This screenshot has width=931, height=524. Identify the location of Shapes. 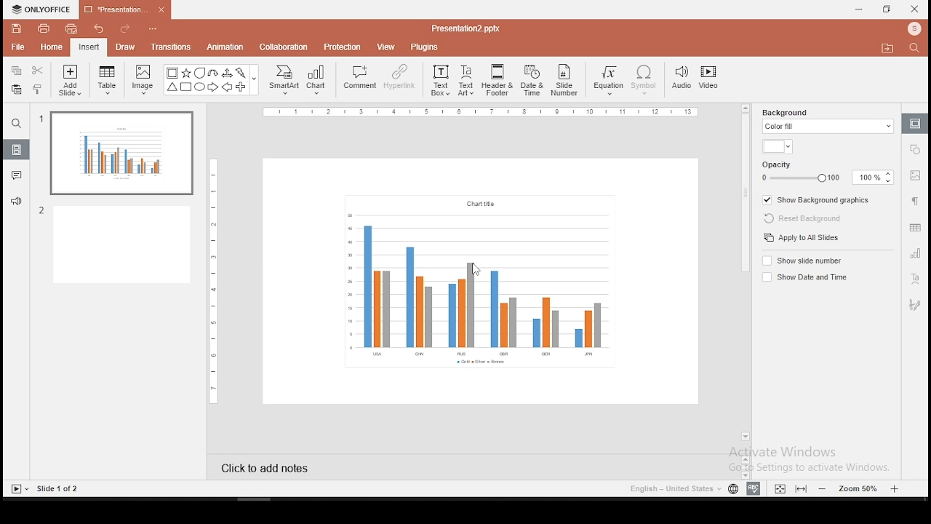
(209, 82).